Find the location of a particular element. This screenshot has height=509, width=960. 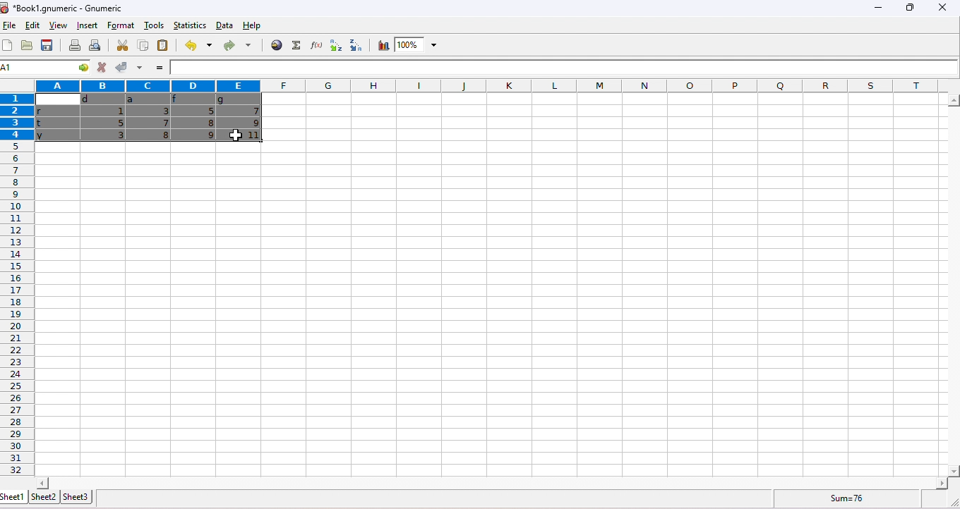

sort ascending is located at coordinates (333, 46).